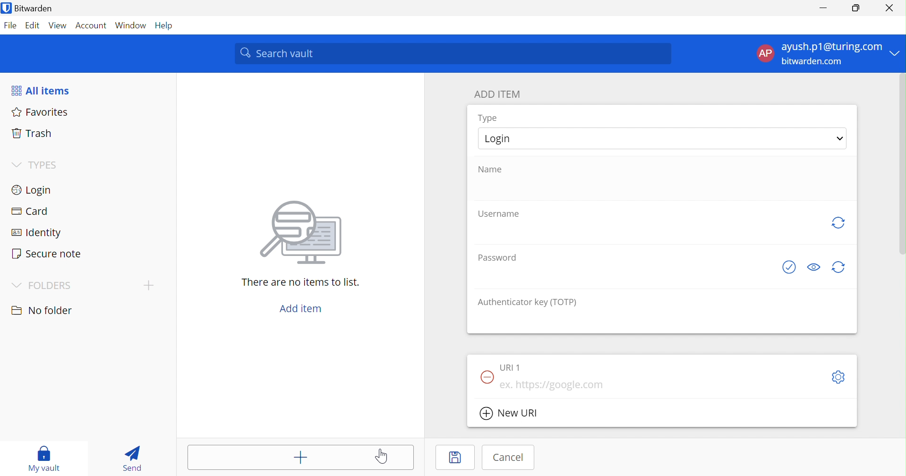 Image resolution: width=906 pixels, height=476 pixels. Describe the element at coordinates (499, 213) in the screenshot. I see `Username` at that location.